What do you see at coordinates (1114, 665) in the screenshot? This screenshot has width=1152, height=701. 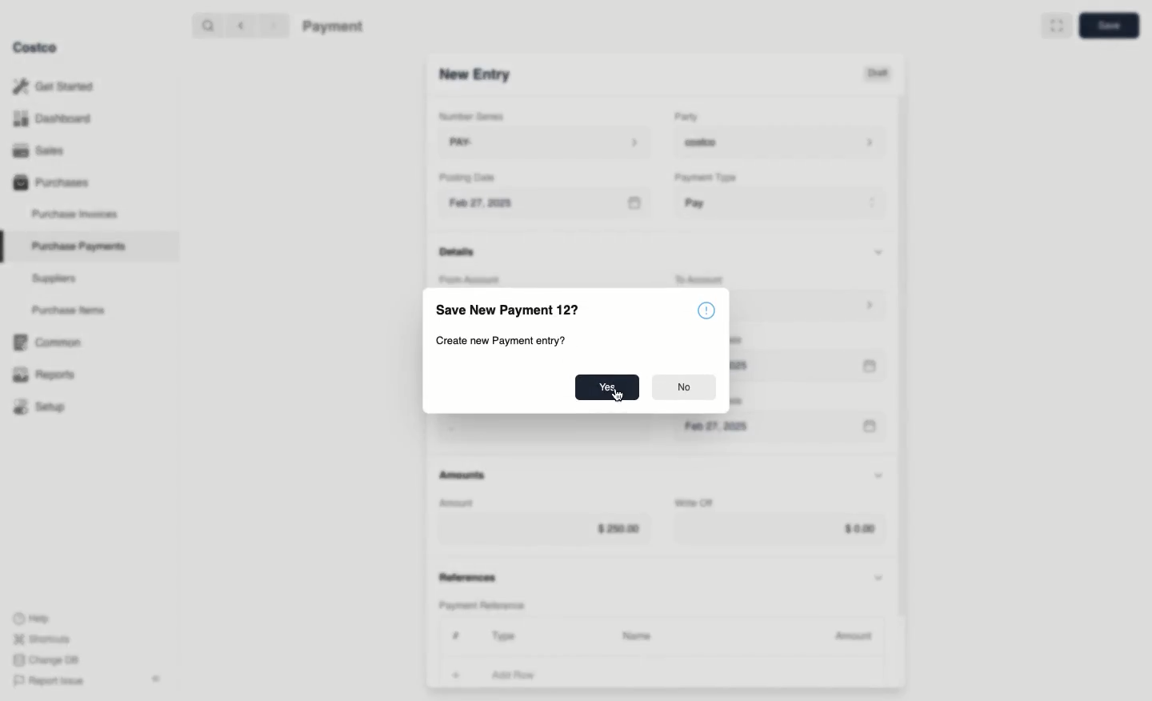 I see `Close` at bounding box center [1114, 665].